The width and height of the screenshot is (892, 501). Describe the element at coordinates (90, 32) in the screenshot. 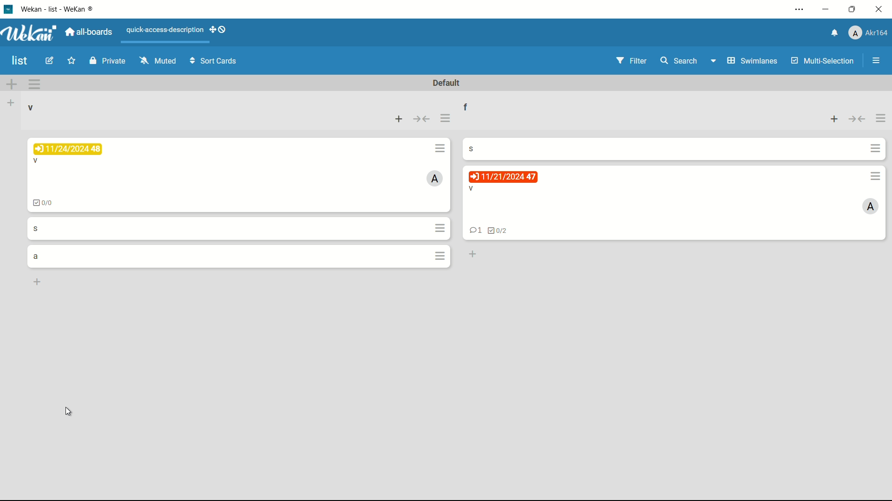

I see `all boards` at that location.